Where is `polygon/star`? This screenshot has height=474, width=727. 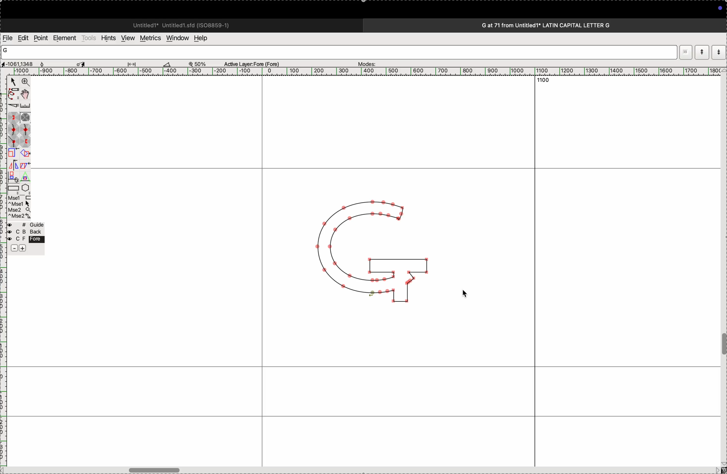
polygon/star is located at coordinates (26, 188).